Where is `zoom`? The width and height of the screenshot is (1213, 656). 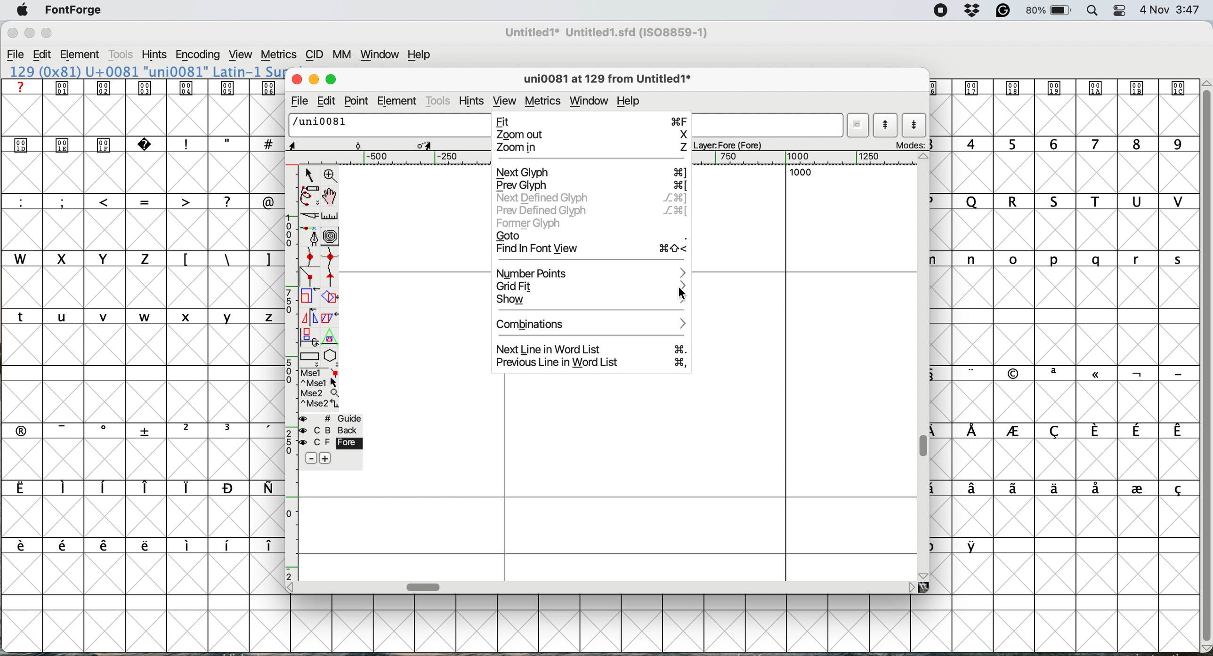 zoom is located at coordinates (333, 176).